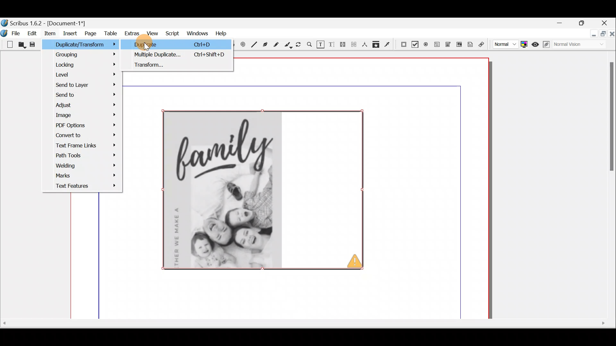 The height and width of the screenshot is (346, 616). I want to click on Close, so click(612, 37).